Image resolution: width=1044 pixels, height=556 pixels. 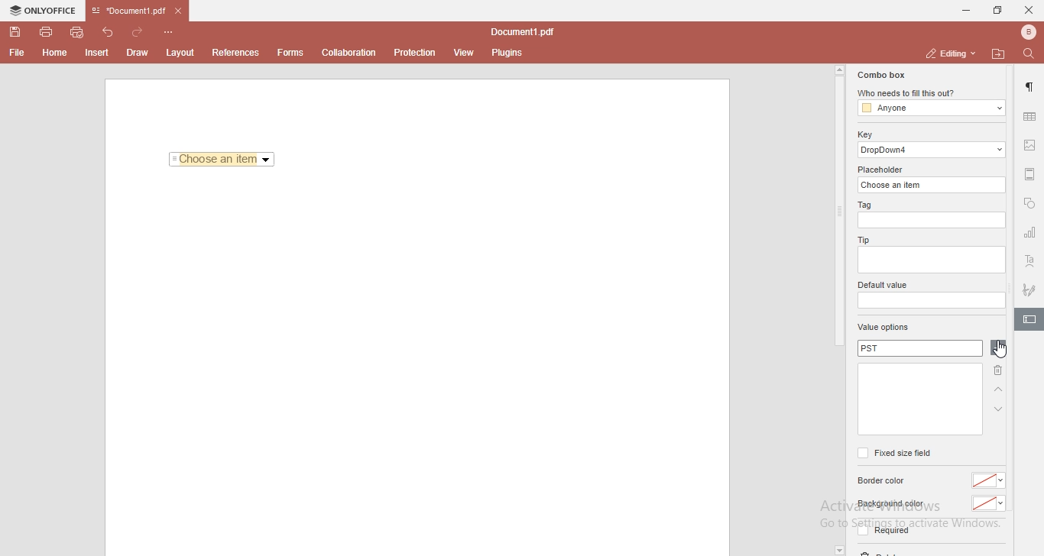 What do you see at coordinates (97, 53) in the screenshot?
I see `Insert` at bounding box center [97, 53].